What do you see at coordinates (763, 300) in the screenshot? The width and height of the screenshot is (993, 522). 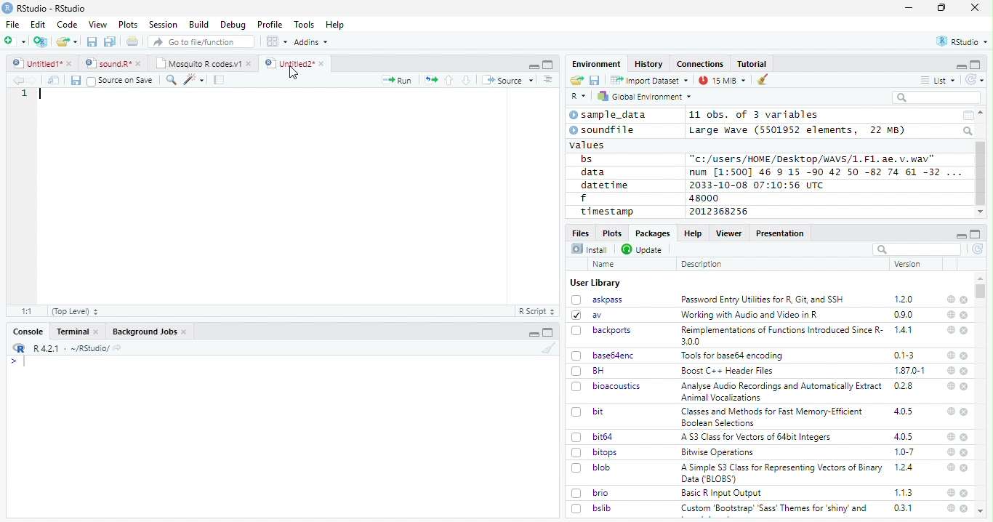 I see `Password Entry Utilities for R, Git, and SSH` at bounding box center [763, 300].